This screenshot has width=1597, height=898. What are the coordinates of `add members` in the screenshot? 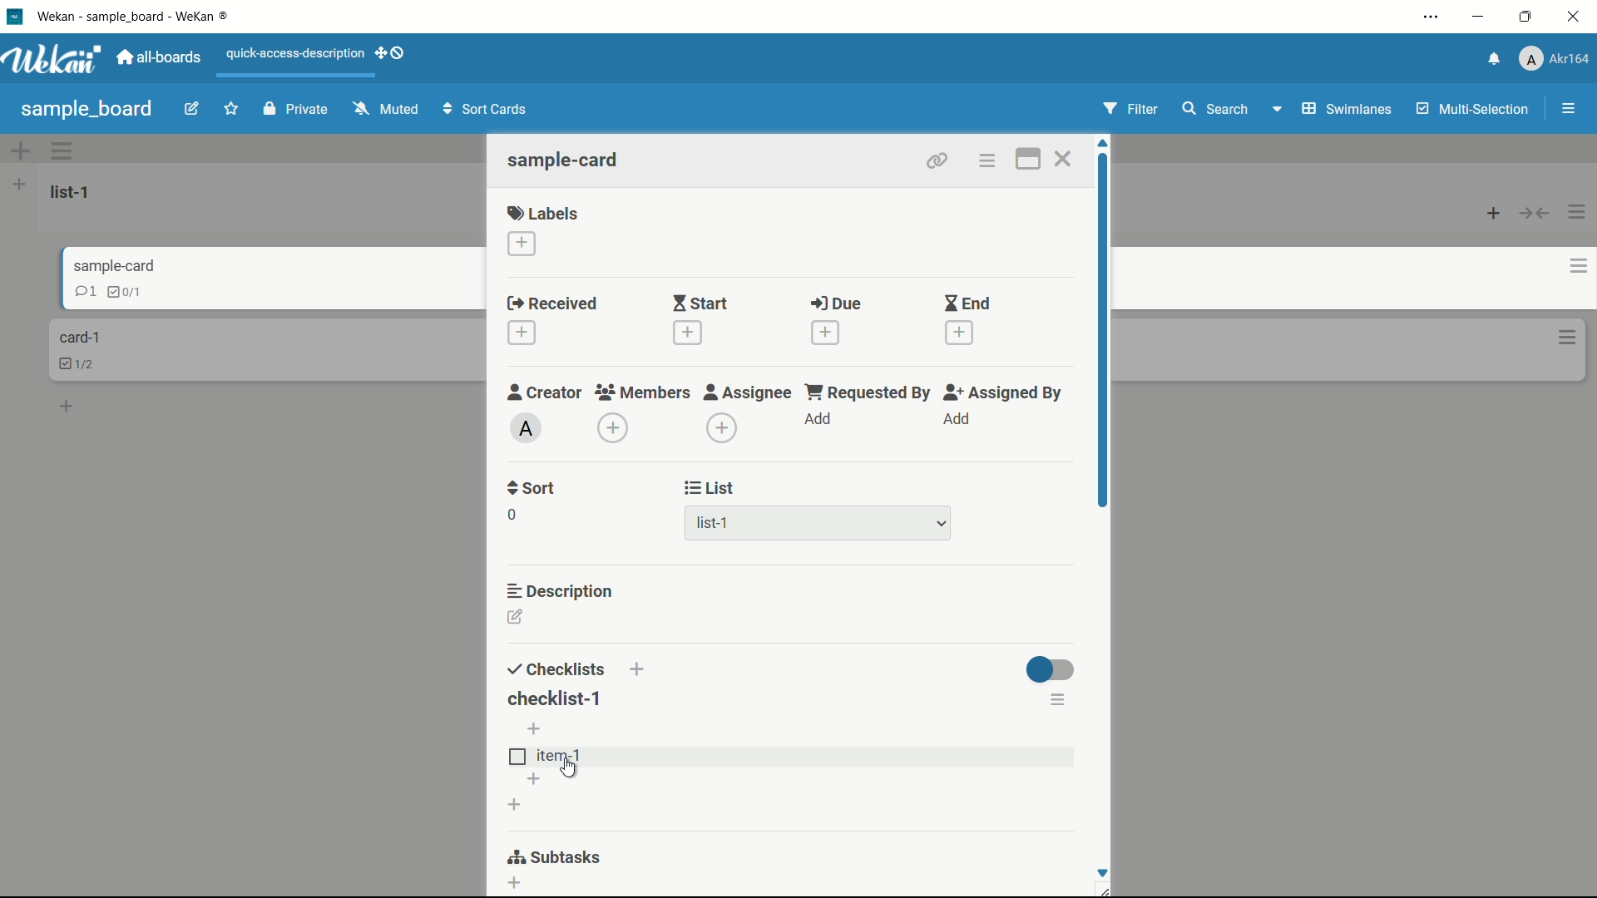 It's located at (613, 427).